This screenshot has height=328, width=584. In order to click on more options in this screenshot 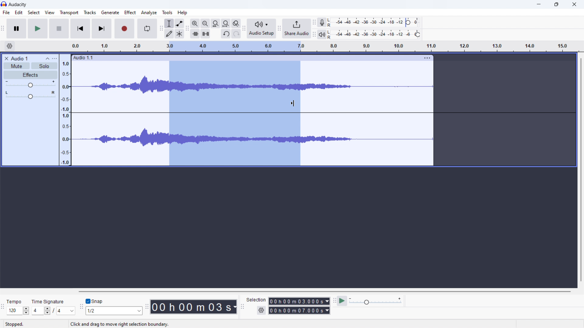, I will do `click(428, 59)`.